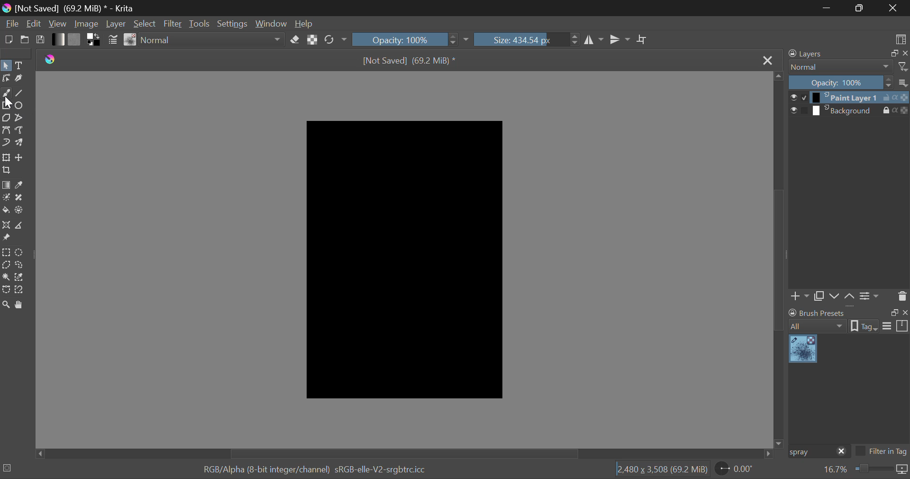 This screenshot has height=479, width=910. What do you see at coordinates (799, 111) in the screenshot?
I see `checkbox` at bounding box center [799, 111].